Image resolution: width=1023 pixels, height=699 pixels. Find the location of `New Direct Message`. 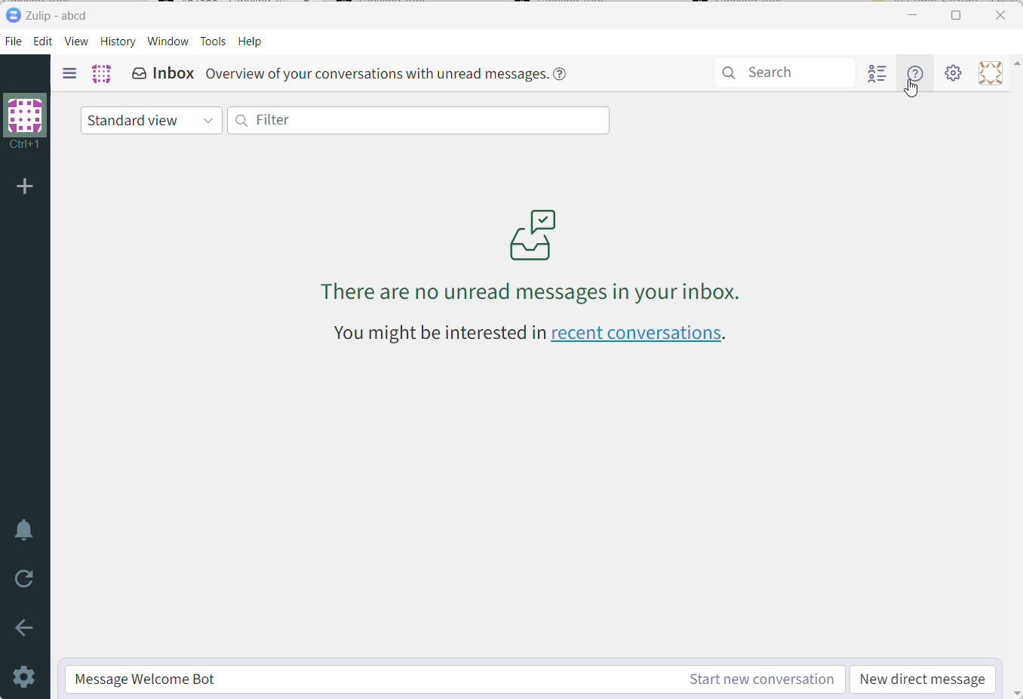

New Direct Message is located at coordinates (923, 681).